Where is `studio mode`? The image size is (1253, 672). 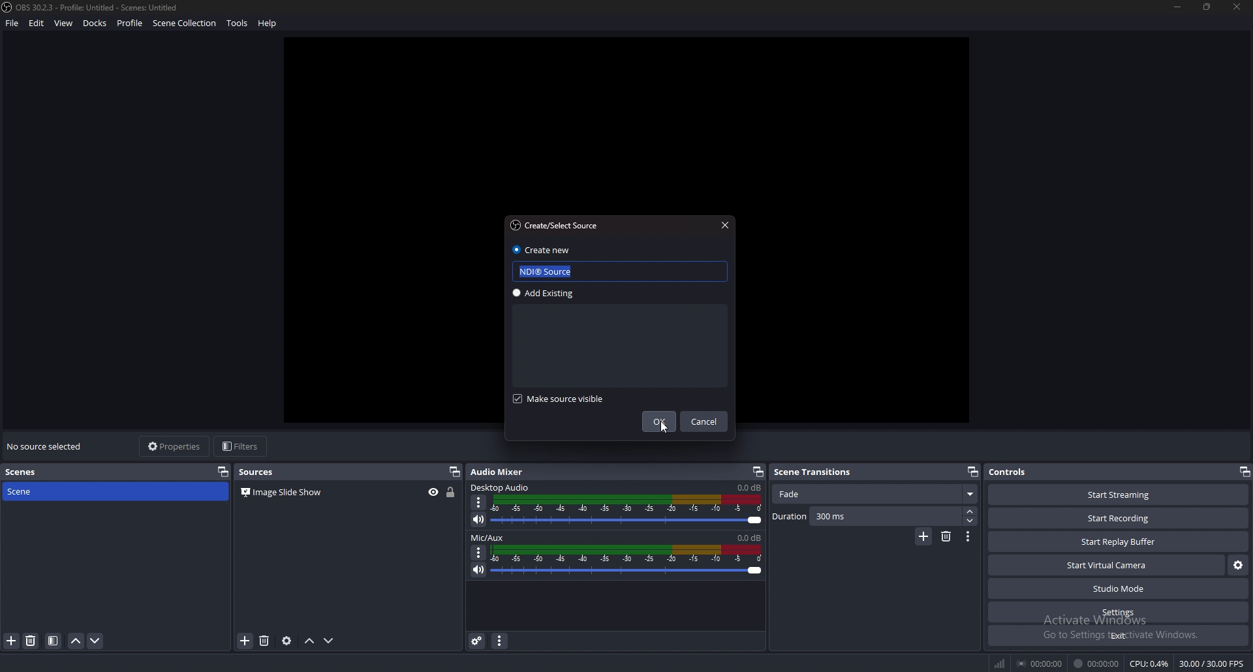 studio mode is located at coordinates (1118, 588).